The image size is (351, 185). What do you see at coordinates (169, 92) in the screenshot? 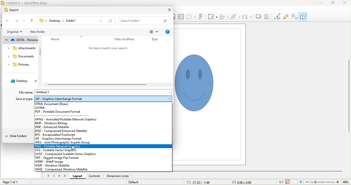
I see `drop down` at bounding box center [169, 92].